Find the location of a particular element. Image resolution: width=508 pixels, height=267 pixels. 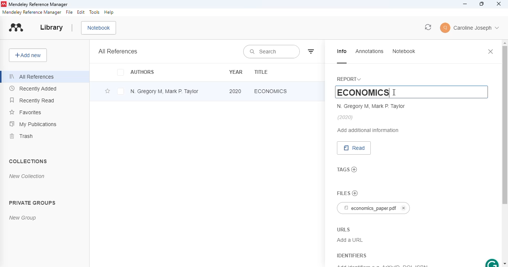

close is located at coordinates (491, 51).